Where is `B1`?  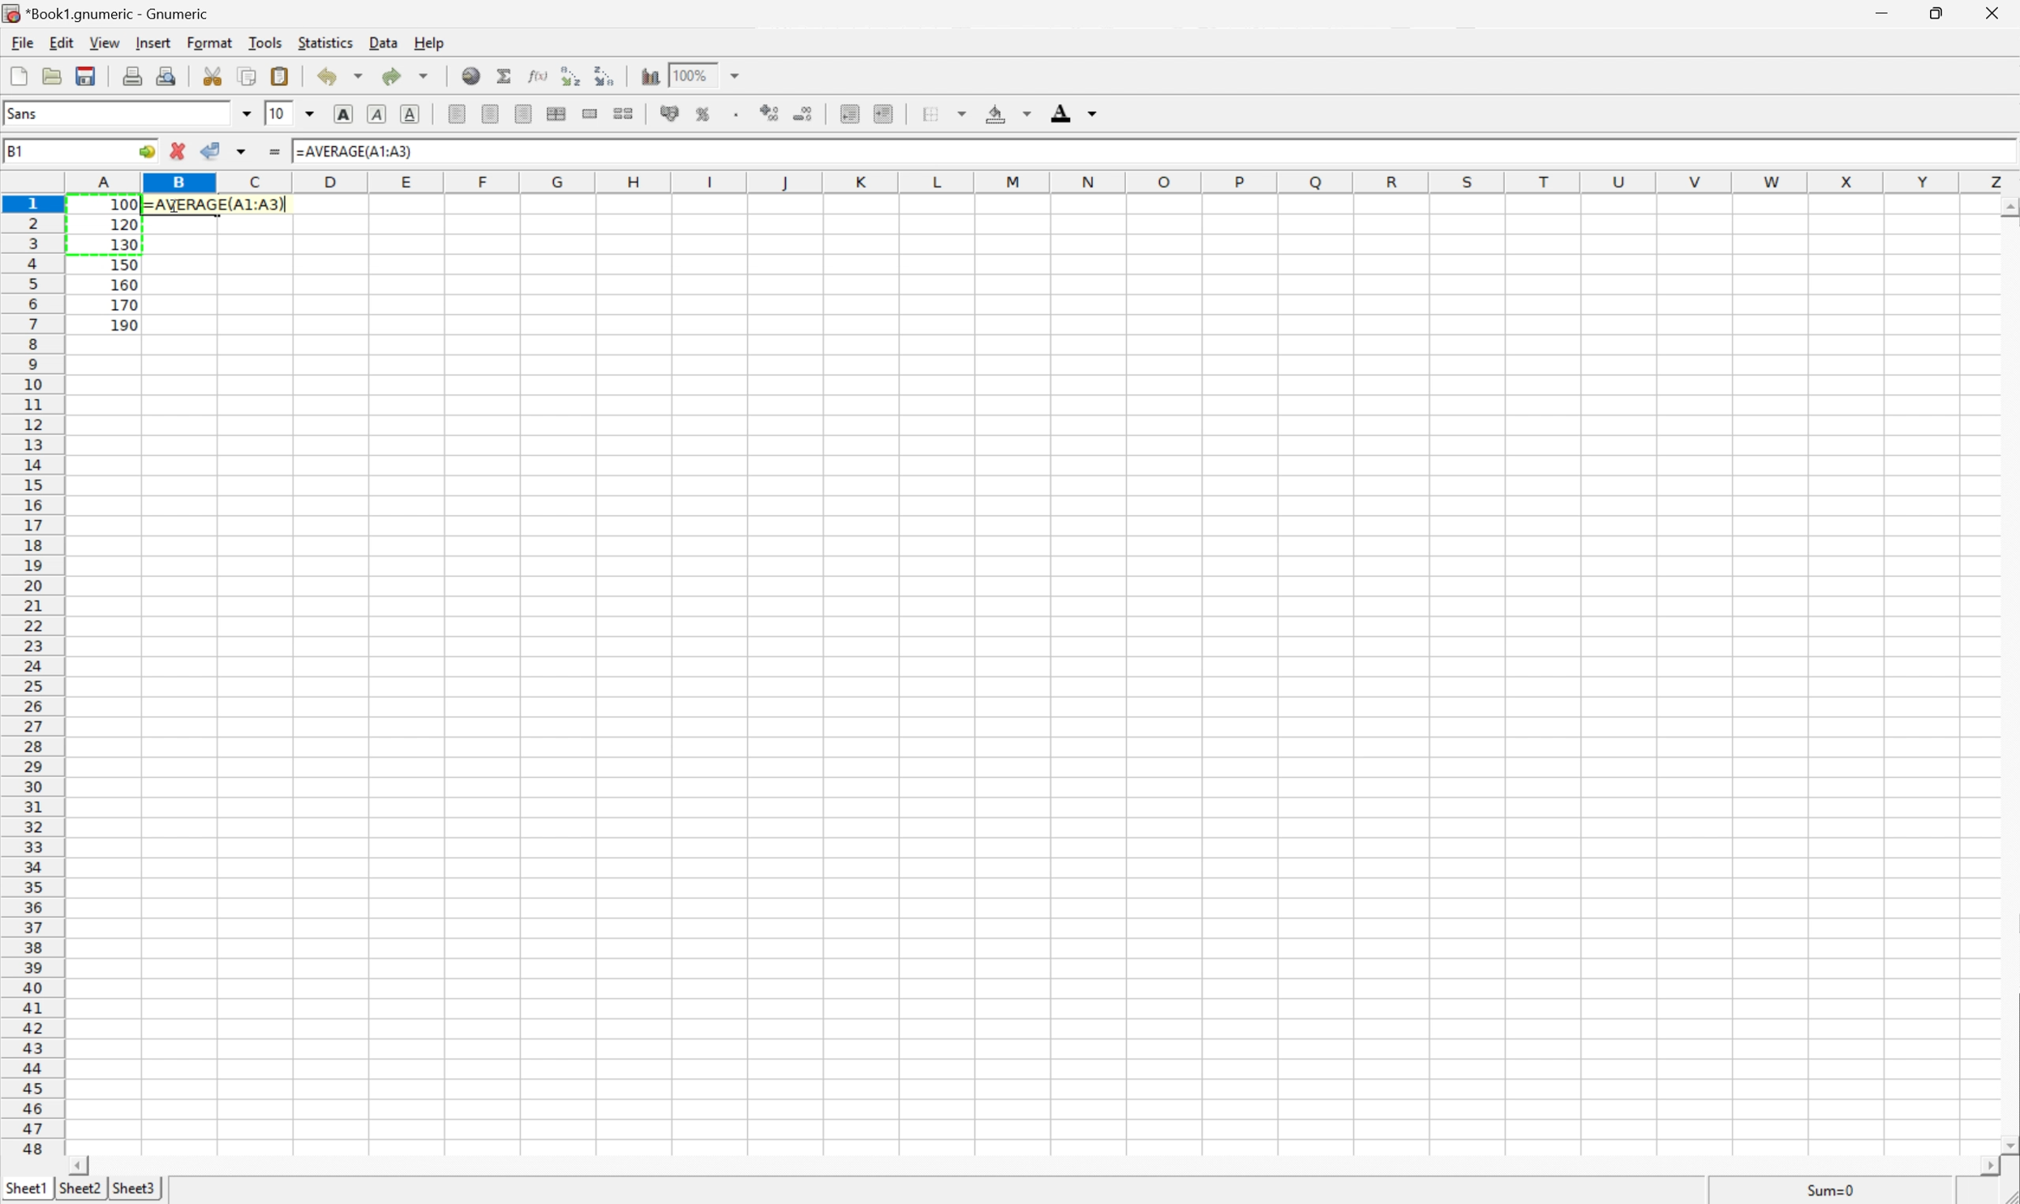
B1 is located at coordinates (16, 149).